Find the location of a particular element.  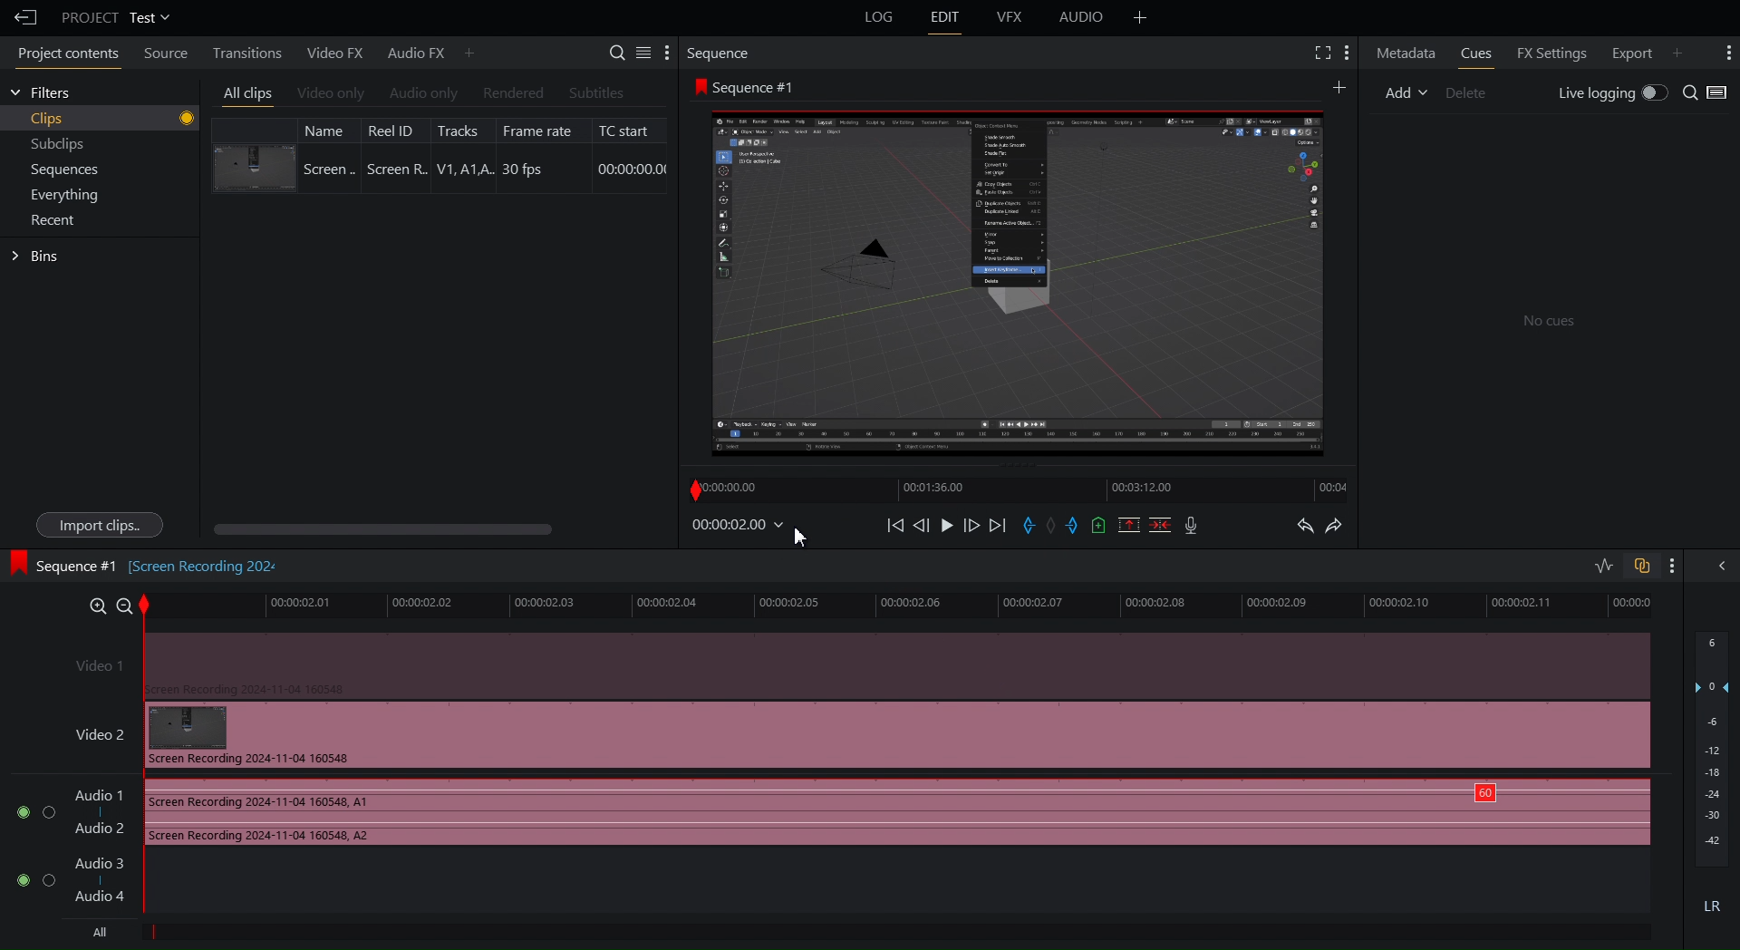

Settings is located at coordinates (641, 52).